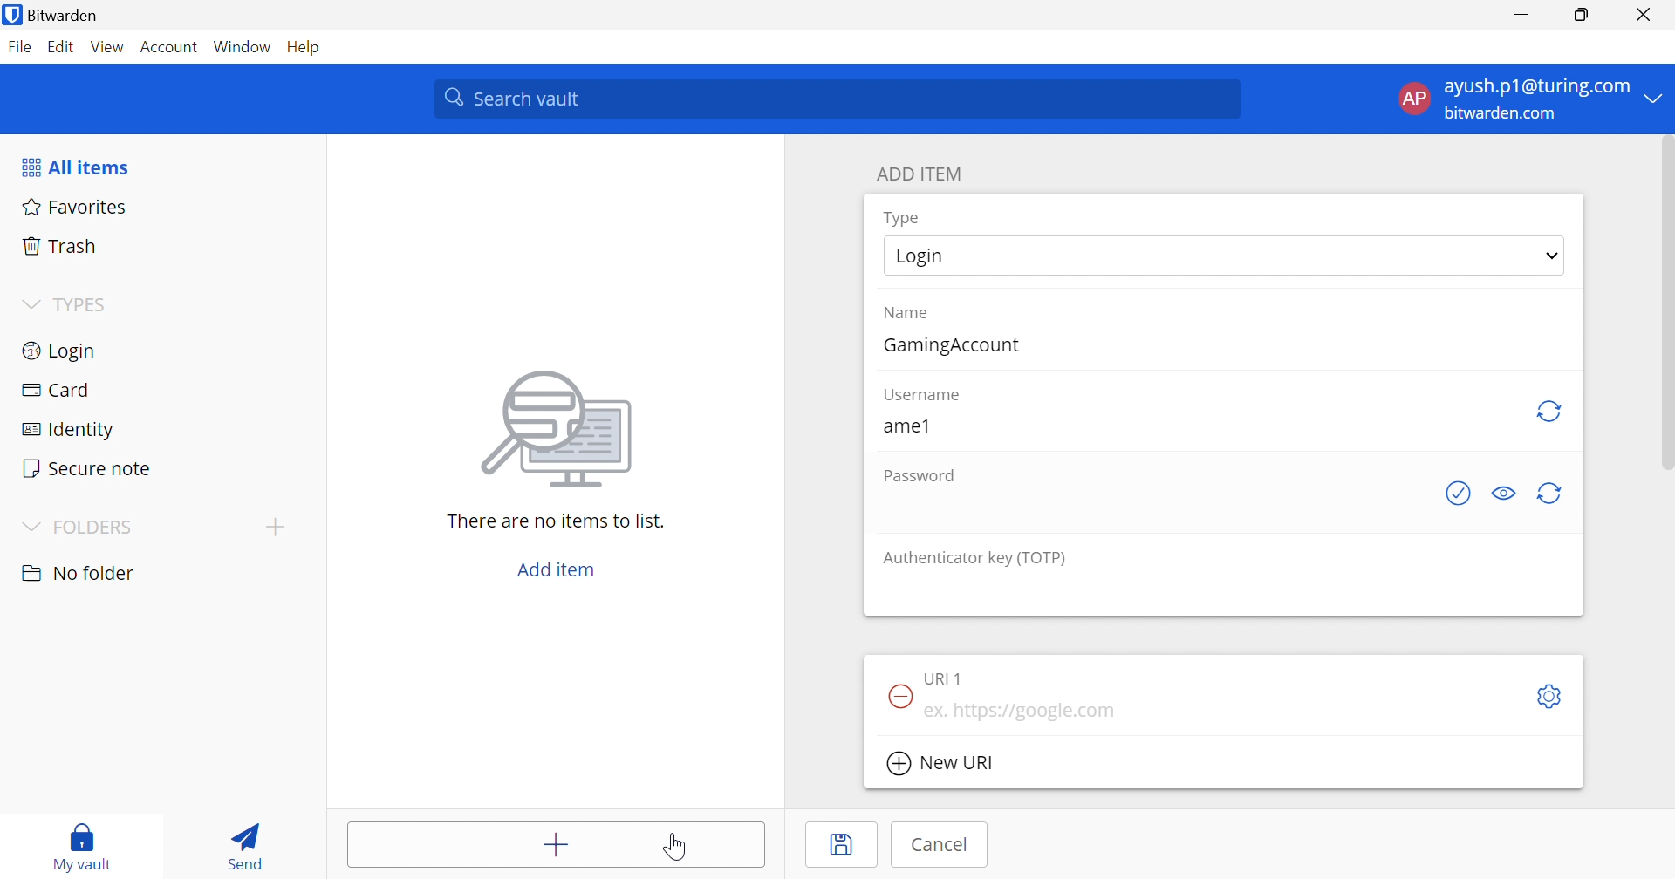 This screenshot has height=879, width=1675. What do you see at coordinates (950, 678) in the screenshot?
I see `URI 1` at bounding box center [950, 678].